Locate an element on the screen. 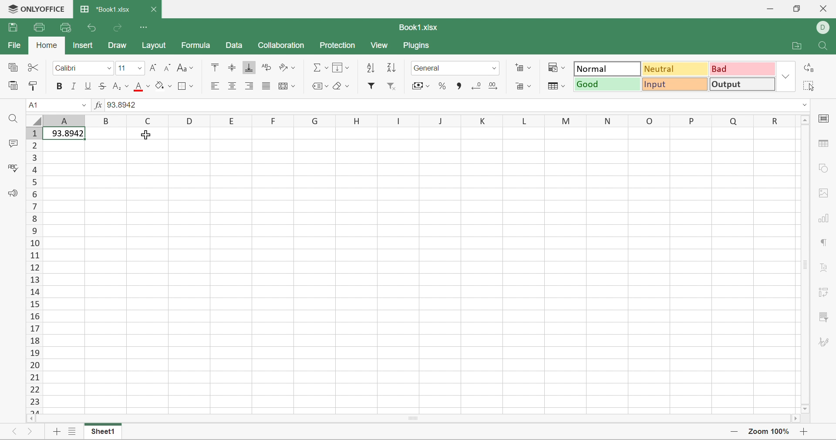  Cut is located at coordinates (32, 68).